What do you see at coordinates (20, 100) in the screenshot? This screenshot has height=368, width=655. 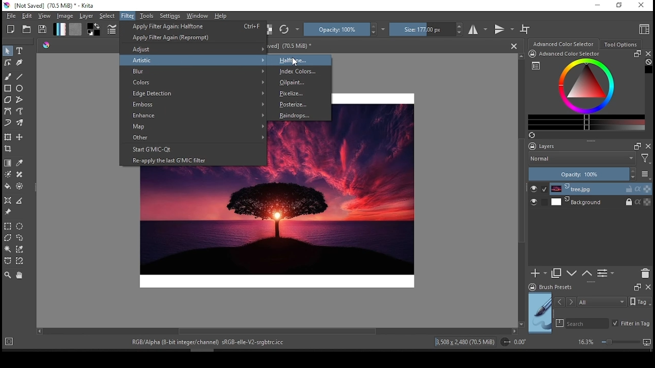 I see `polyline tool` at bounding box center [20, 100].